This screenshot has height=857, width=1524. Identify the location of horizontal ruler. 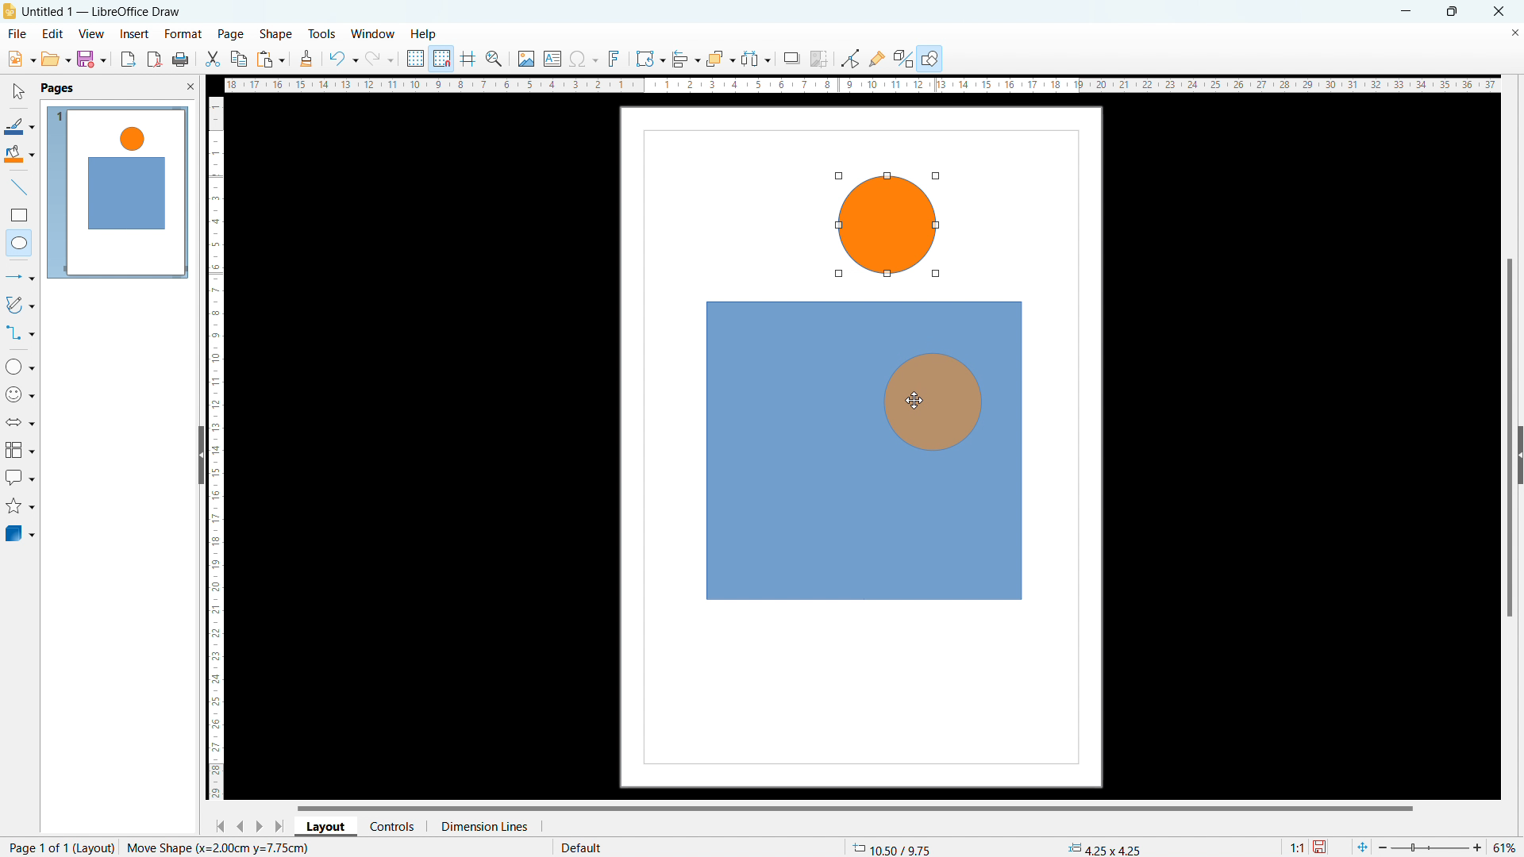
(862, 84).